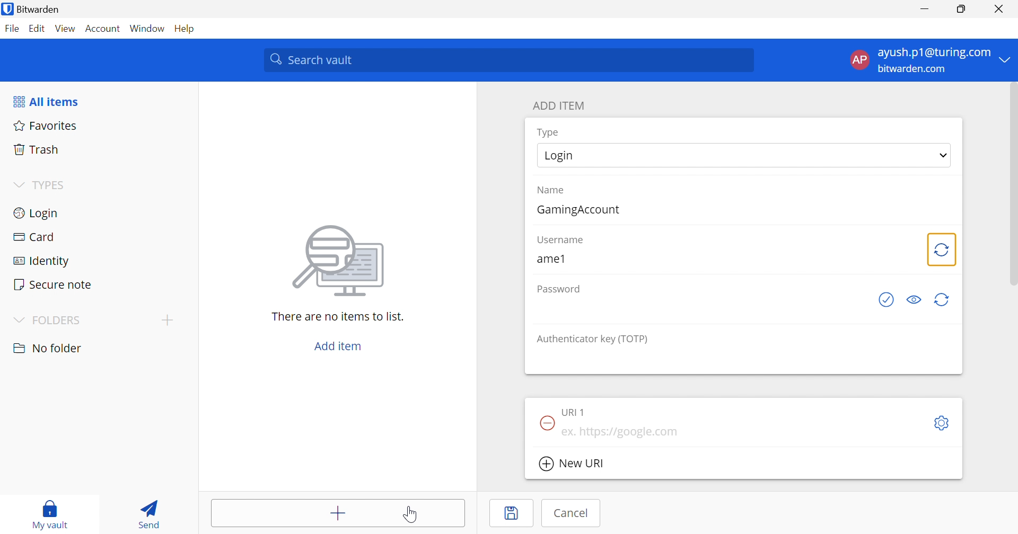 Image resolution: width=1018 pixels, height=534 pixels. I want to click on Generate password, so click(888, 300).